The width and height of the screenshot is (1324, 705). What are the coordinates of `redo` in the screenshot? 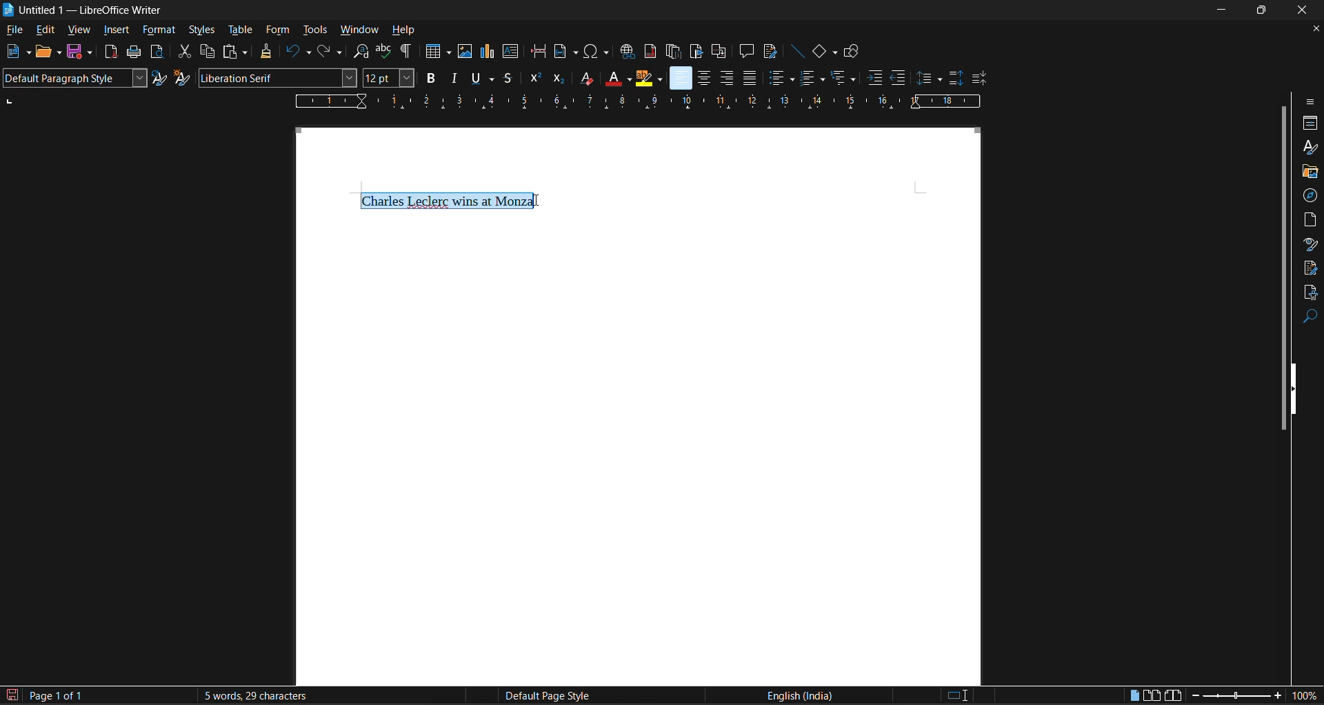 It's located at (329, 52).